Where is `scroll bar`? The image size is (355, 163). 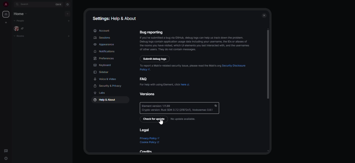
scroll bar is located at coordinates (268, 64).